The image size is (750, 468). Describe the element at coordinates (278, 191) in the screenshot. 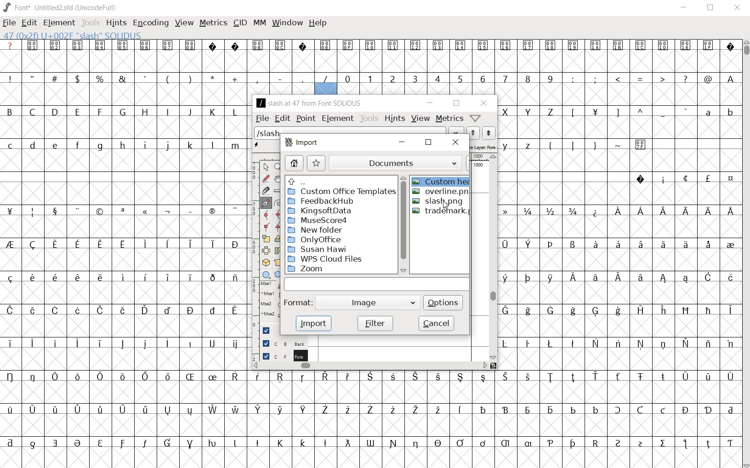

I see `measure a distance, angle between points` at that location.